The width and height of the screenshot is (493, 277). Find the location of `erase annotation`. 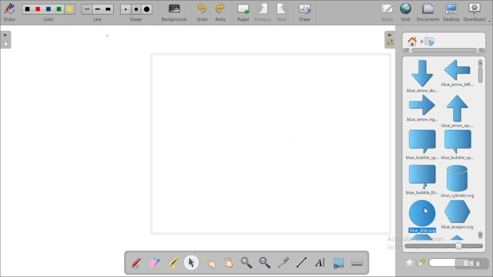

erase annotation is located at coordinates (155, 262).